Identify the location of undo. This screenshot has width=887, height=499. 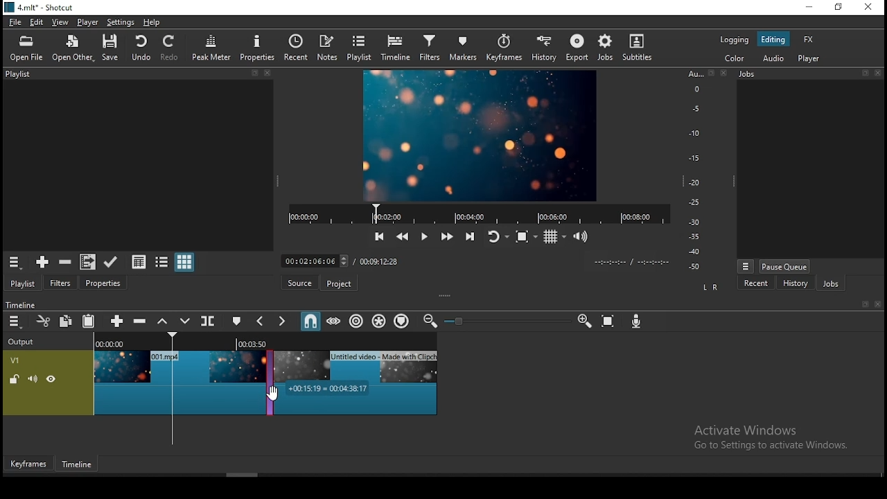
(141, 47).